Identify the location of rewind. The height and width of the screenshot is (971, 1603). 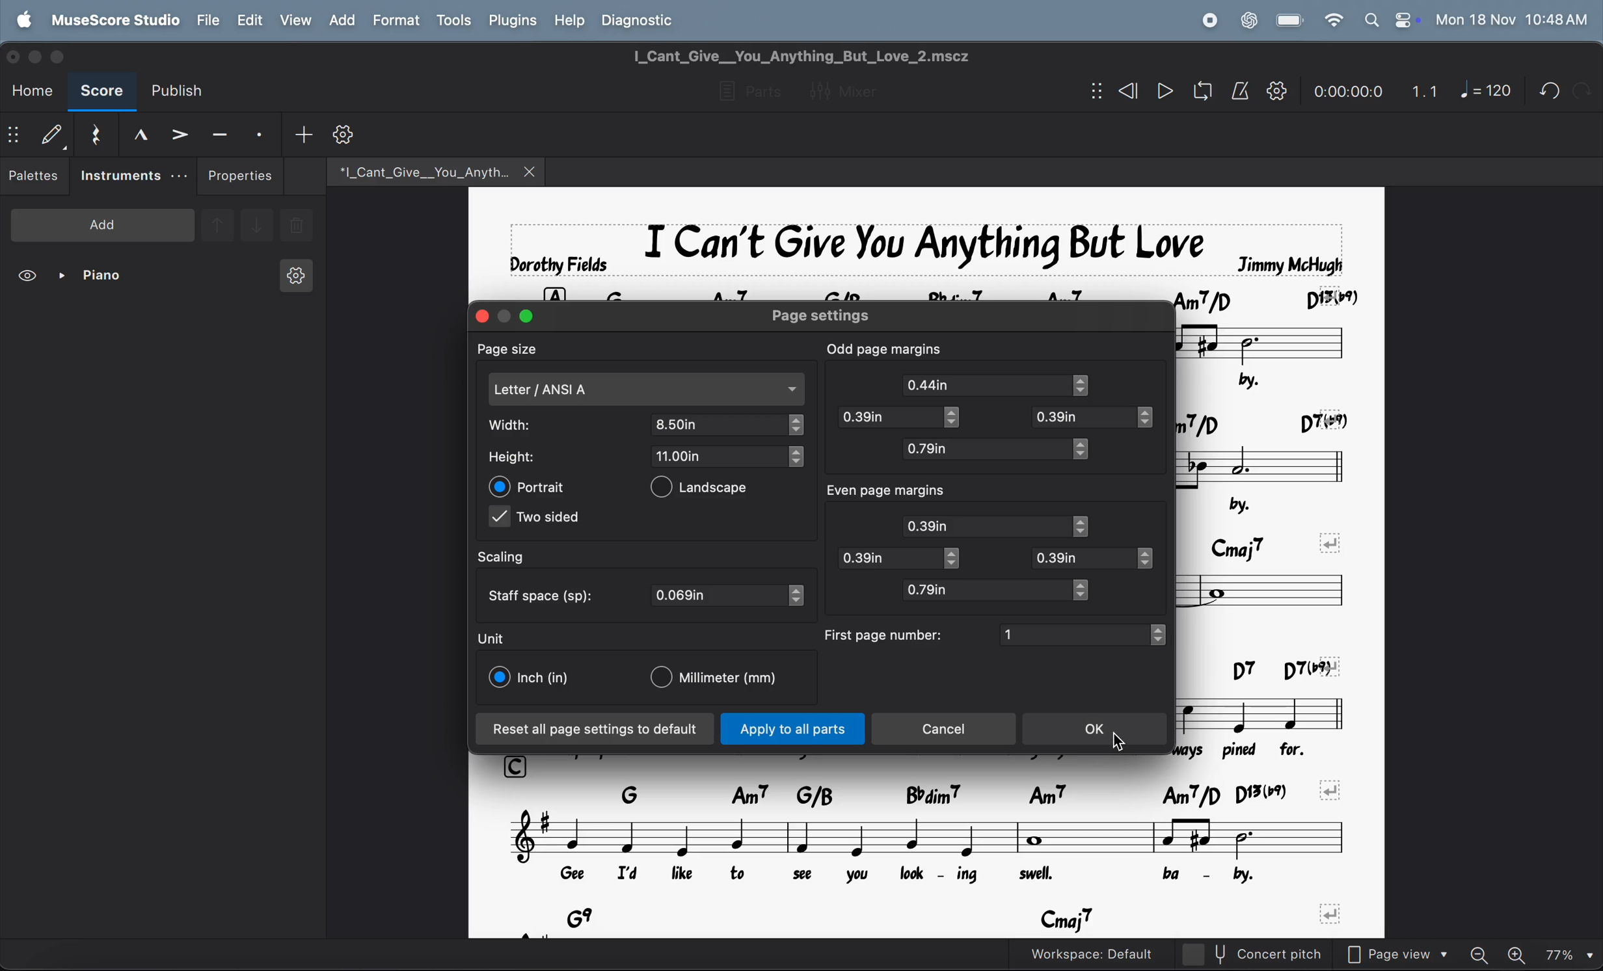
(1125, 91).